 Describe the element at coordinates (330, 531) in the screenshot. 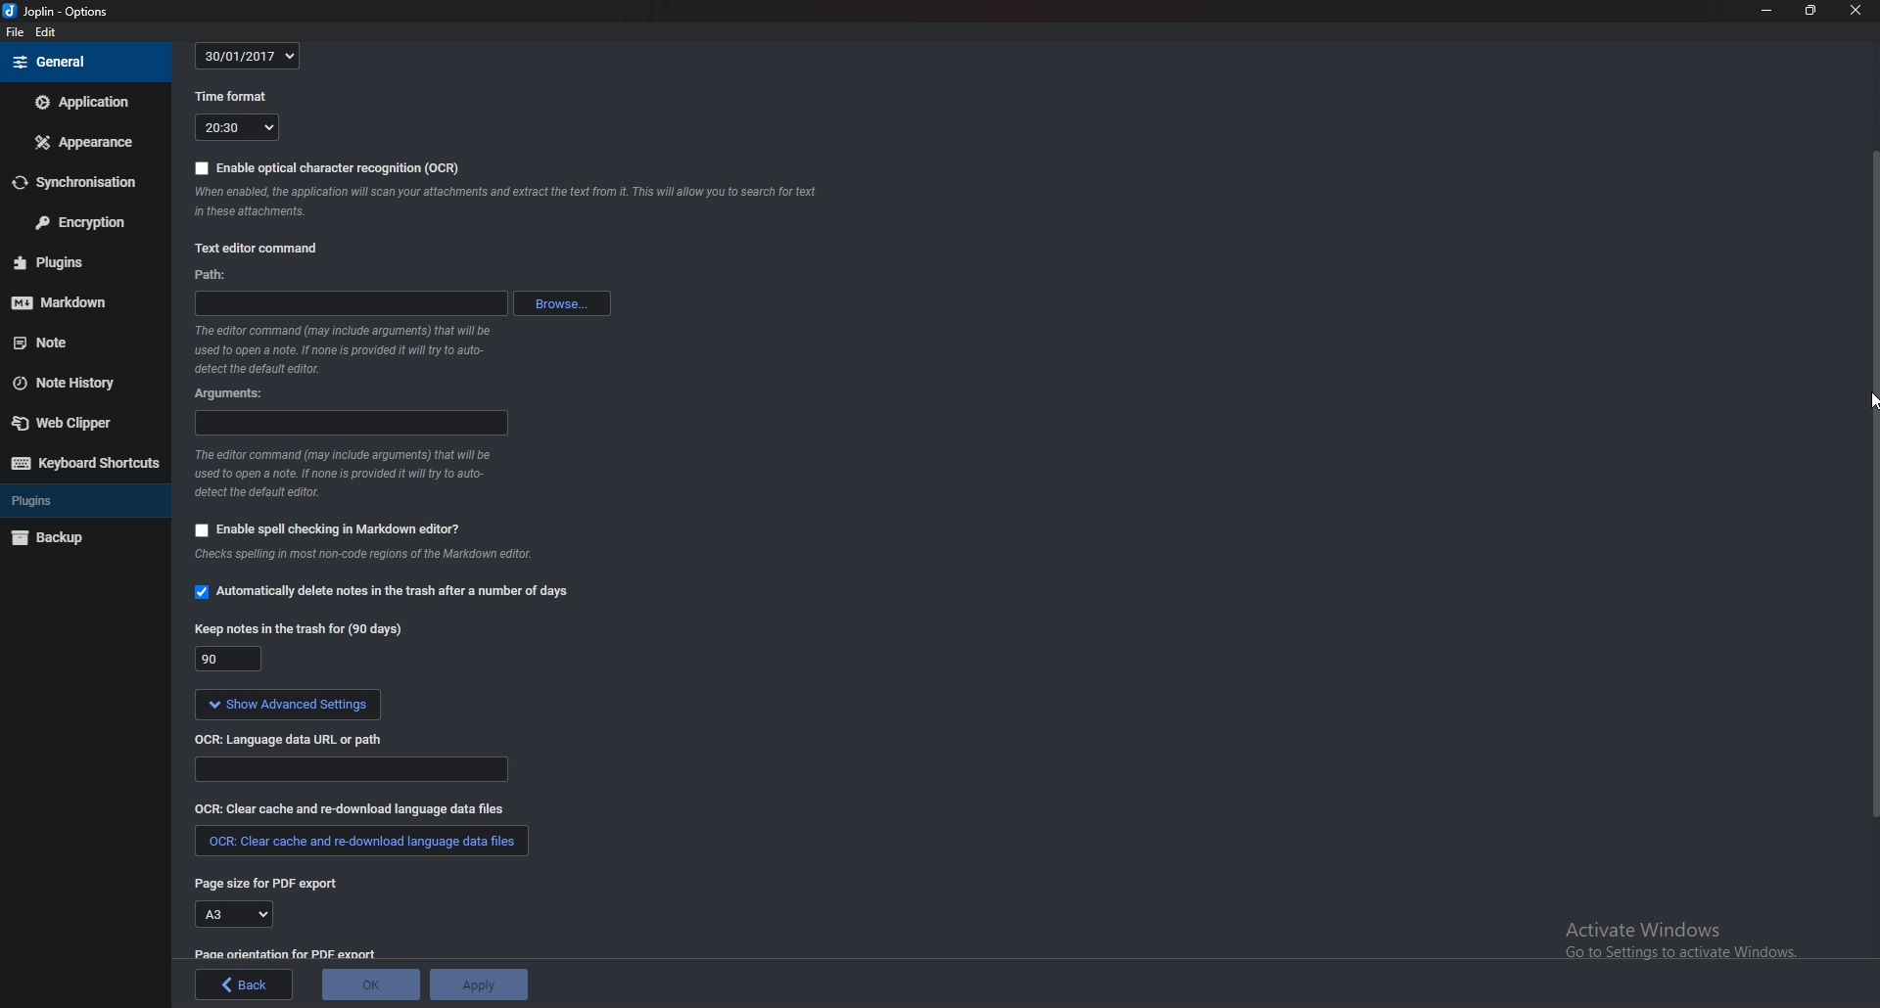

I see `Enable spell checking` at that location.